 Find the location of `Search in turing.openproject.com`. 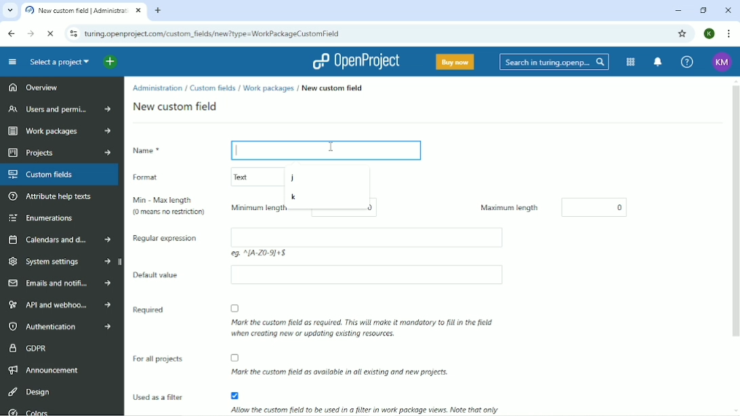

Search in turing.openproject.com is located at coordinates (553, 62).